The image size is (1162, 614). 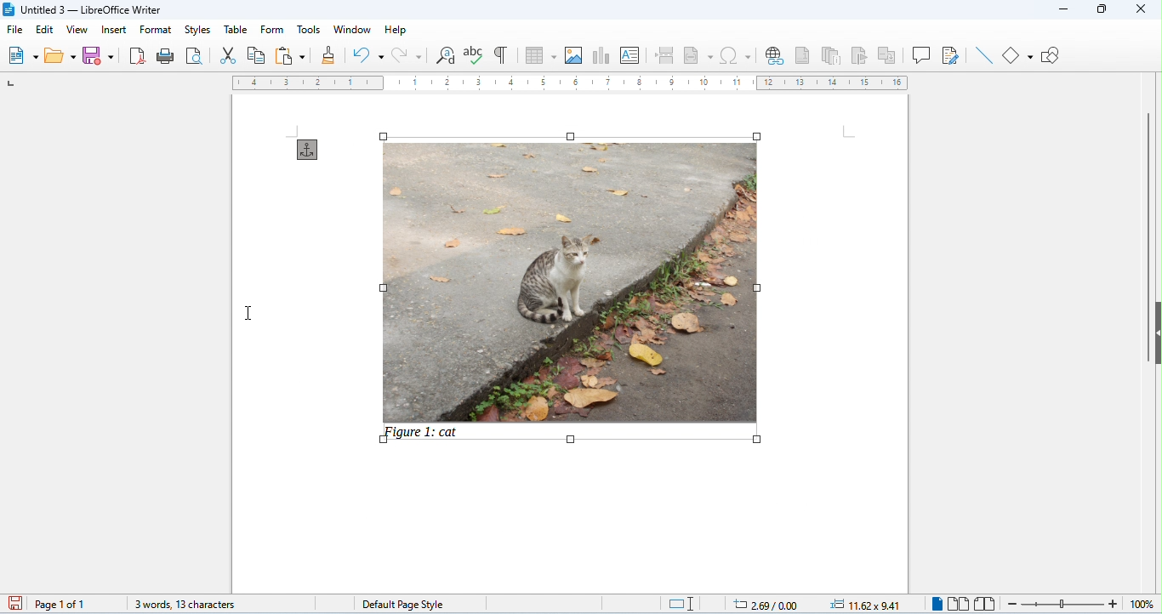 I want to click on show track changes, so click(x=951, y=55).